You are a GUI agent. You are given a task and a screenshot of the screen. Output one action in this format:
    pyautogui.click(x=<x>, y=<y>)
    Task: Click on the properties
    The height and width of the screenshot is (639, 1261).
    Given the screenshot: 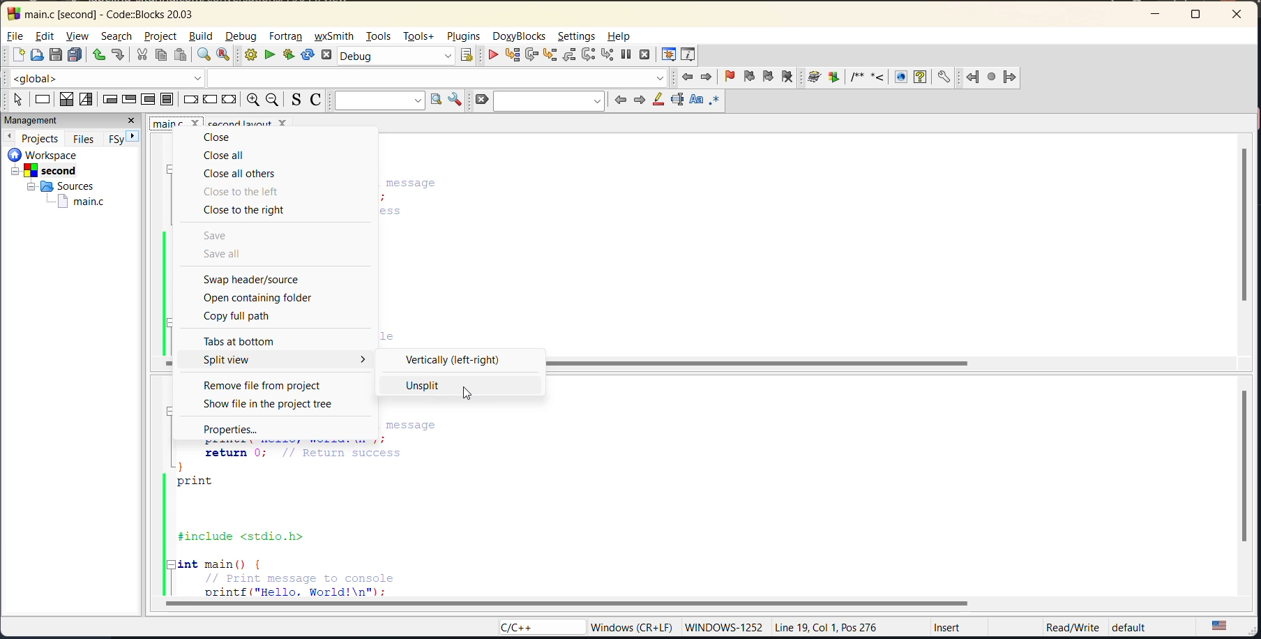 What is the action you would take?
    pyautogui.click(x=230, y=429)
    